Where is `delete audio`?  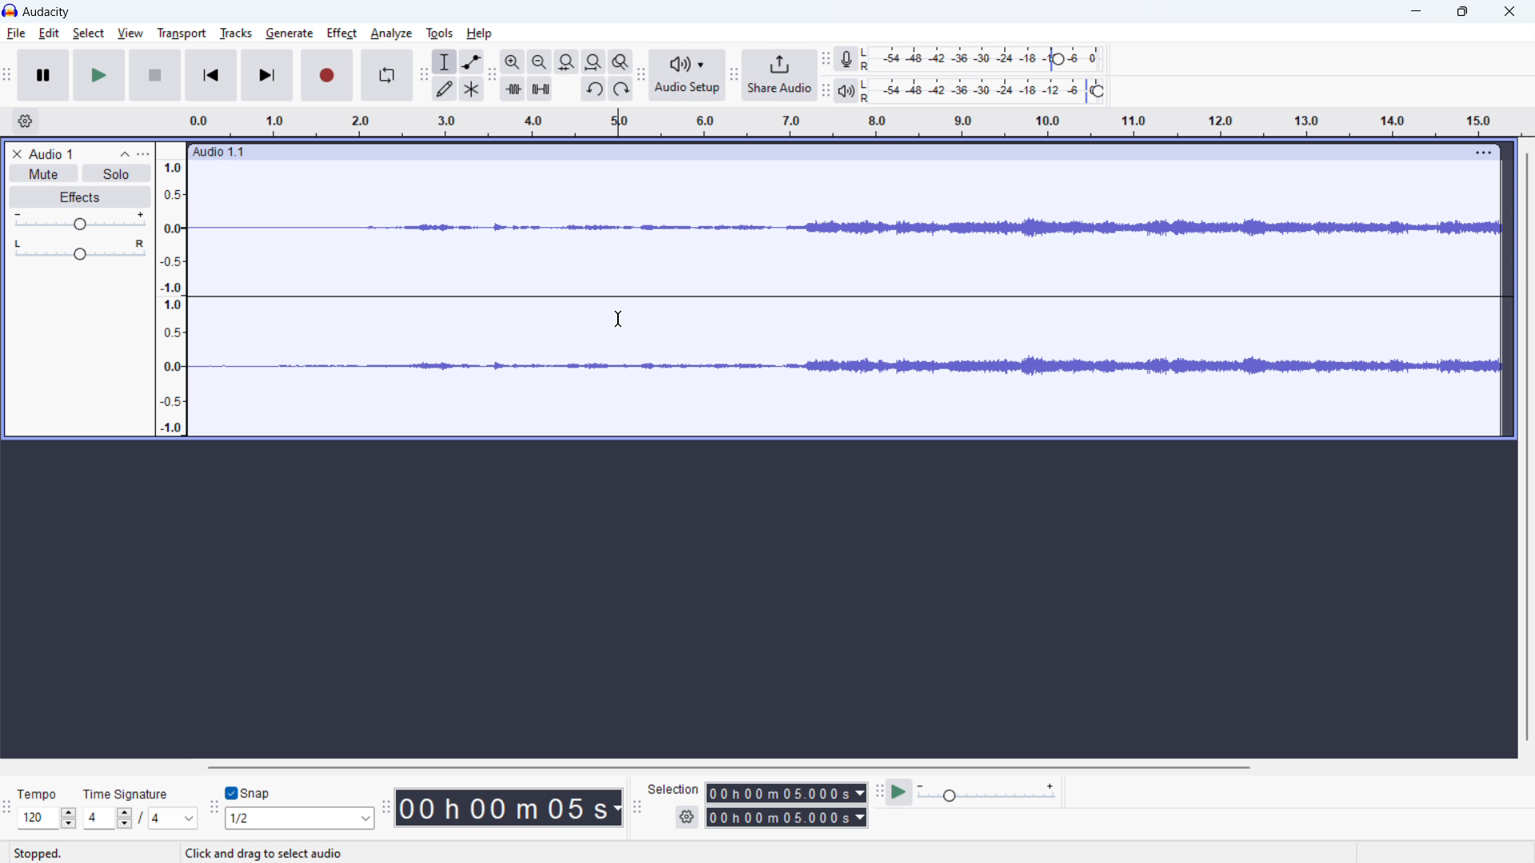 delete audio is located at coordinates (16, 153).